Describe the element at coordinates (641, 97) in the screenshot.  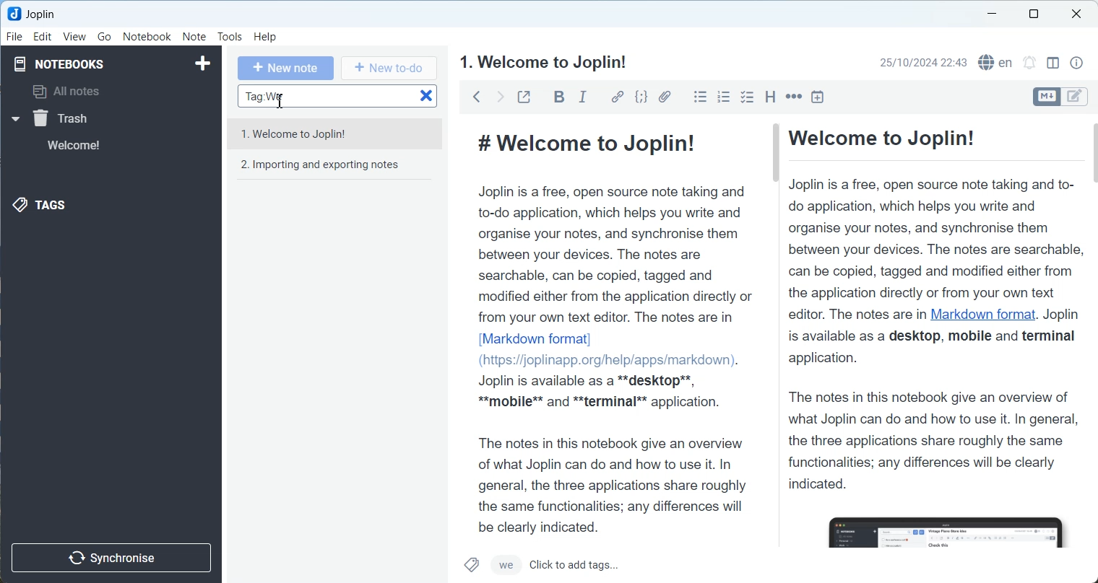
I see `Code` at that location.